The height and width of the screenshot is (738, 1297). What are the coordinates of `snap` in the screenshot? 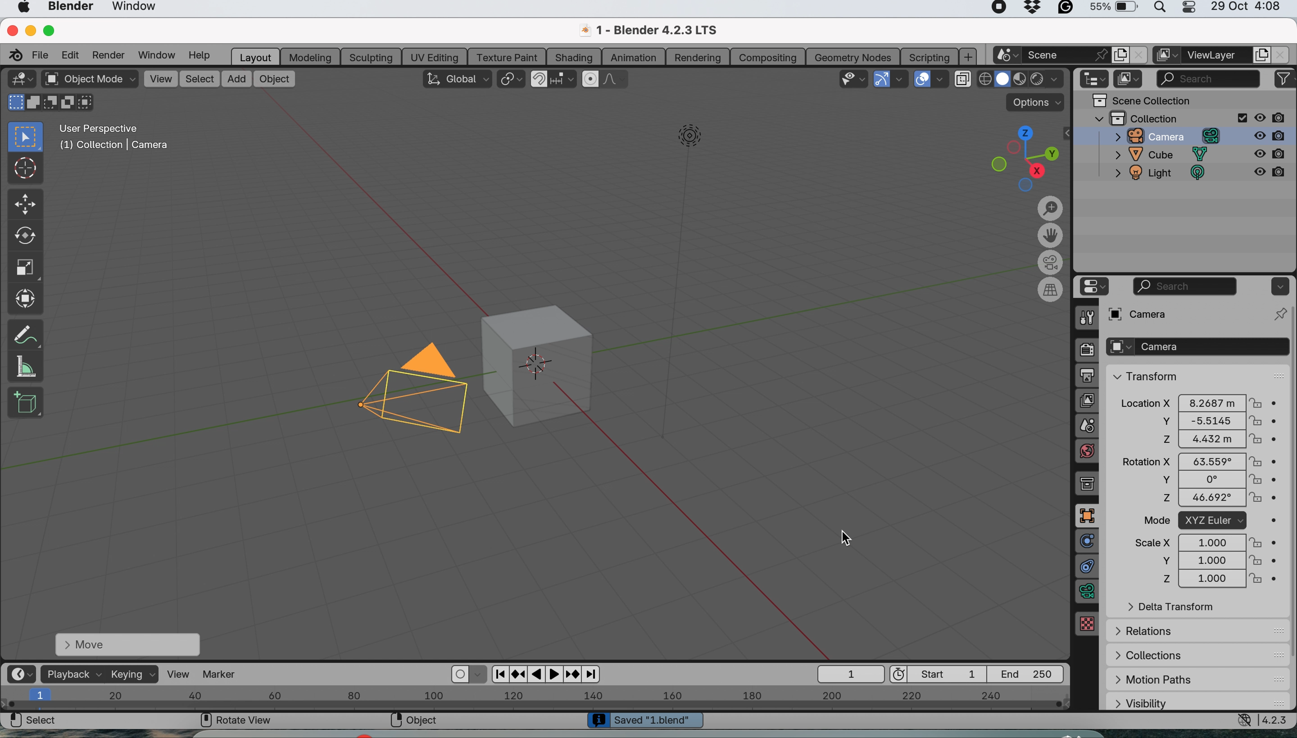 It's located at (540, 80).